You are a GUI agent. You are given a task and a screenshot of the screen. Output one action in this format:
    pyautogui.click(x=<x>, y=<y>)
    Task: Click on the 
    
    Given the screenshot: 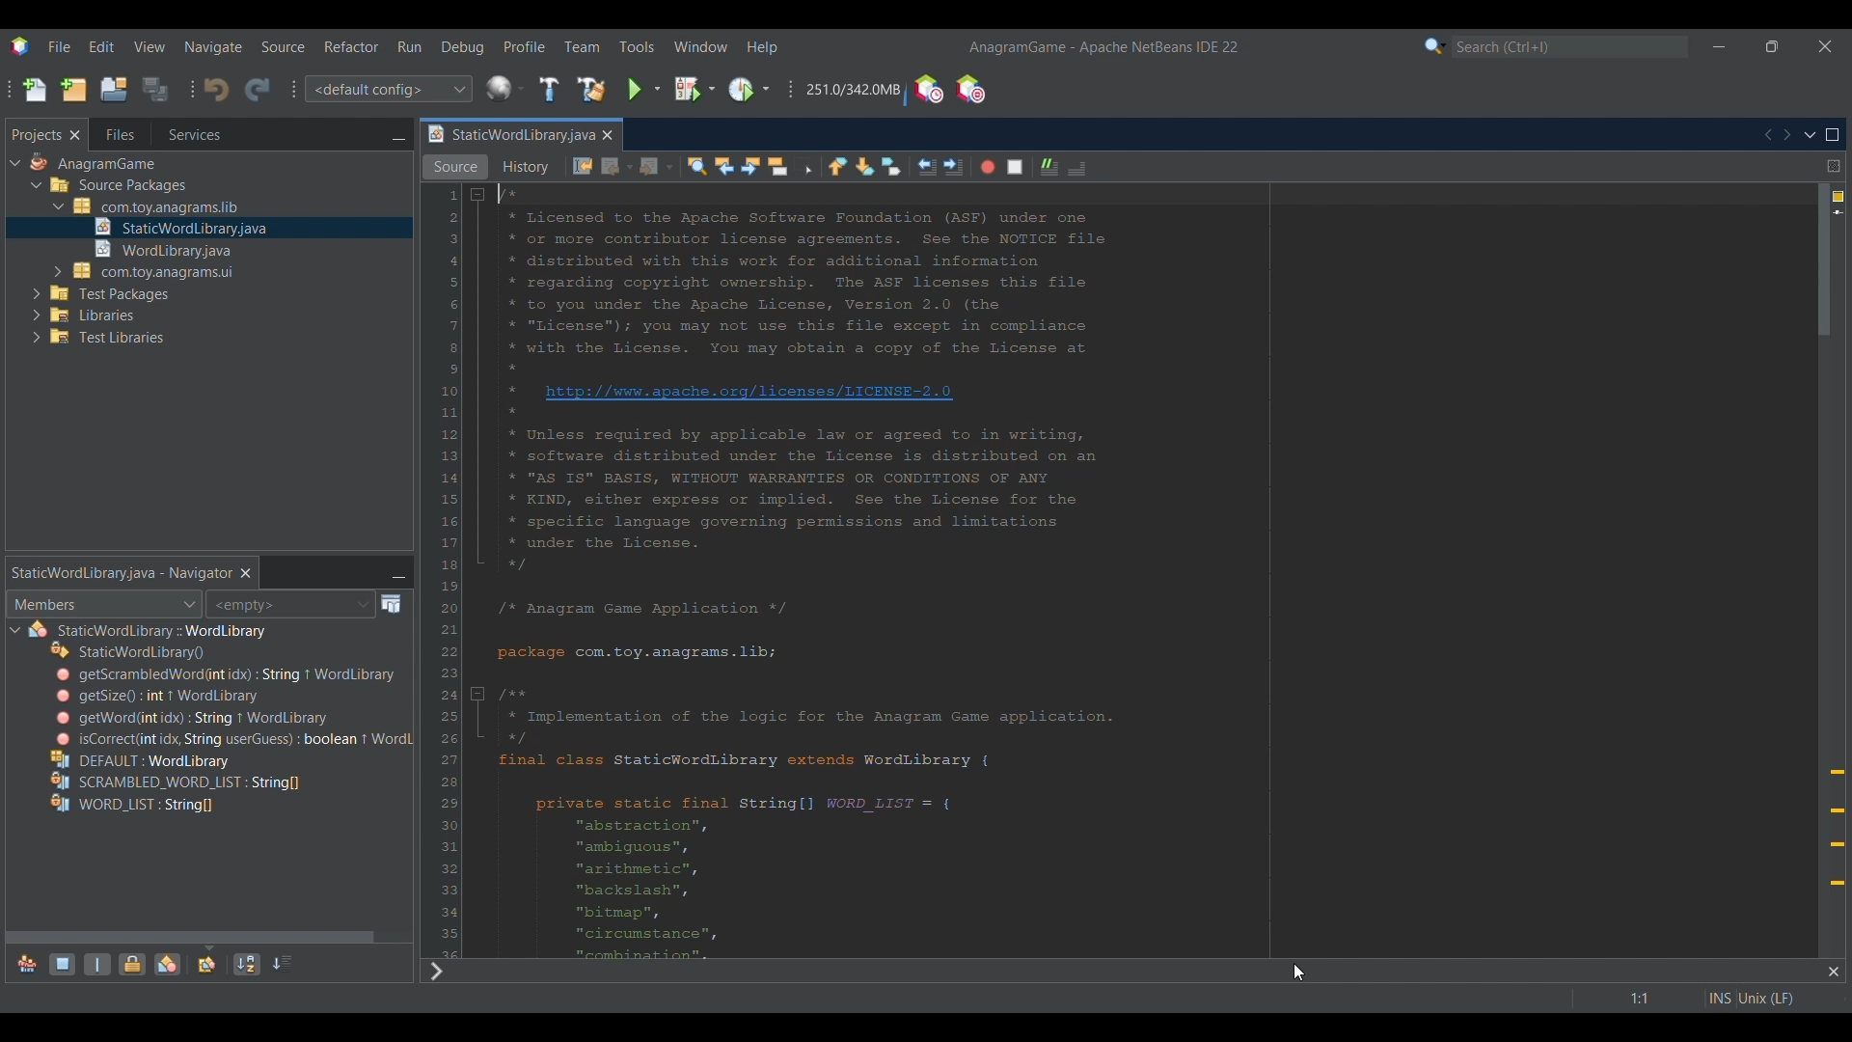 What is the action you would take?
    pyautogui.click(x=172, y=247)
    